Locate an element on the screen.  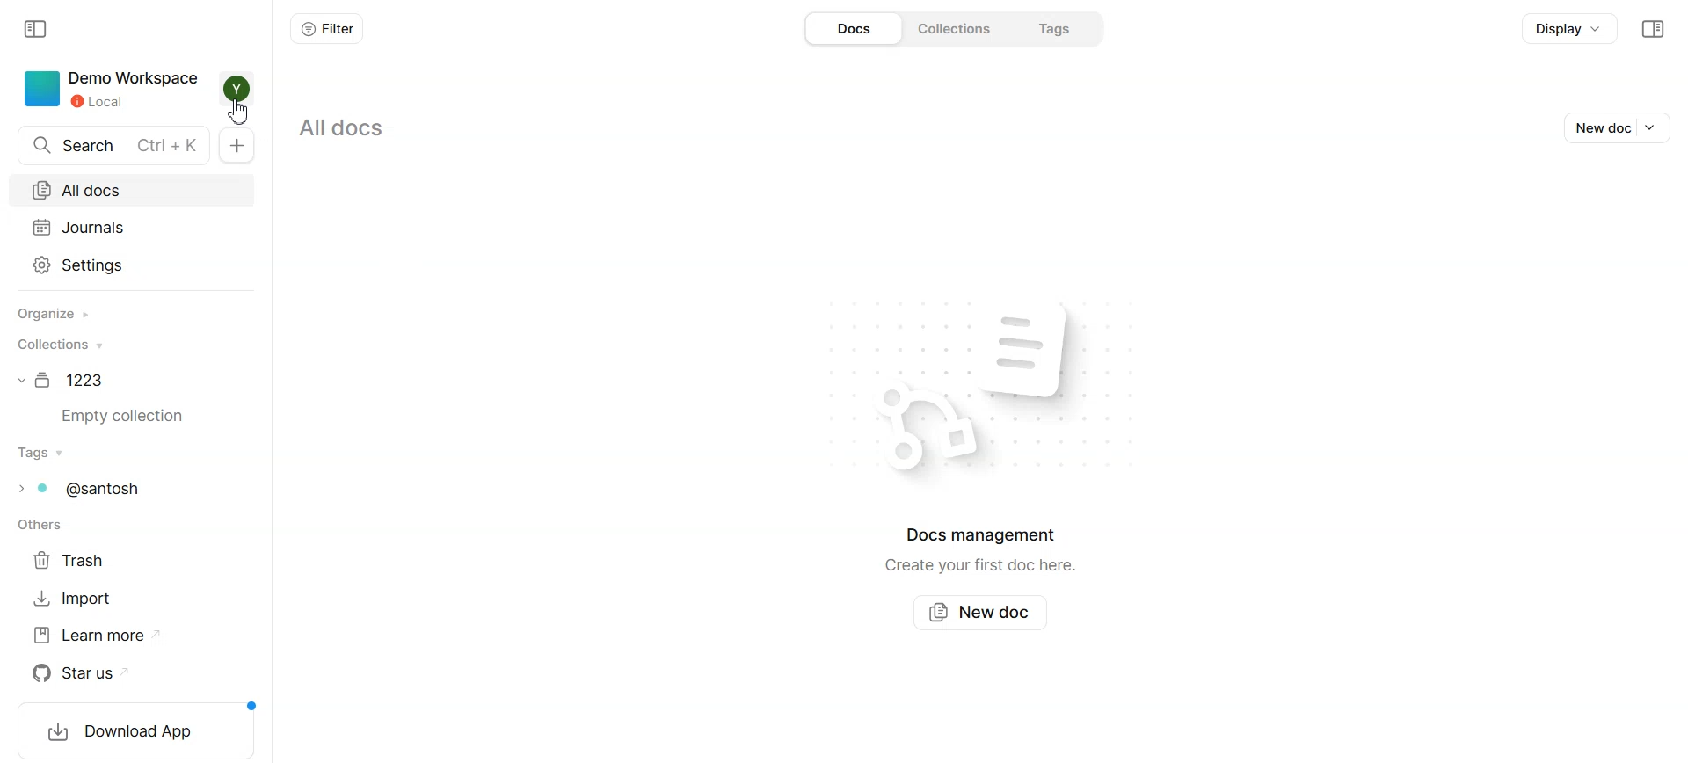
All docs is located at coordinates (136, 188).